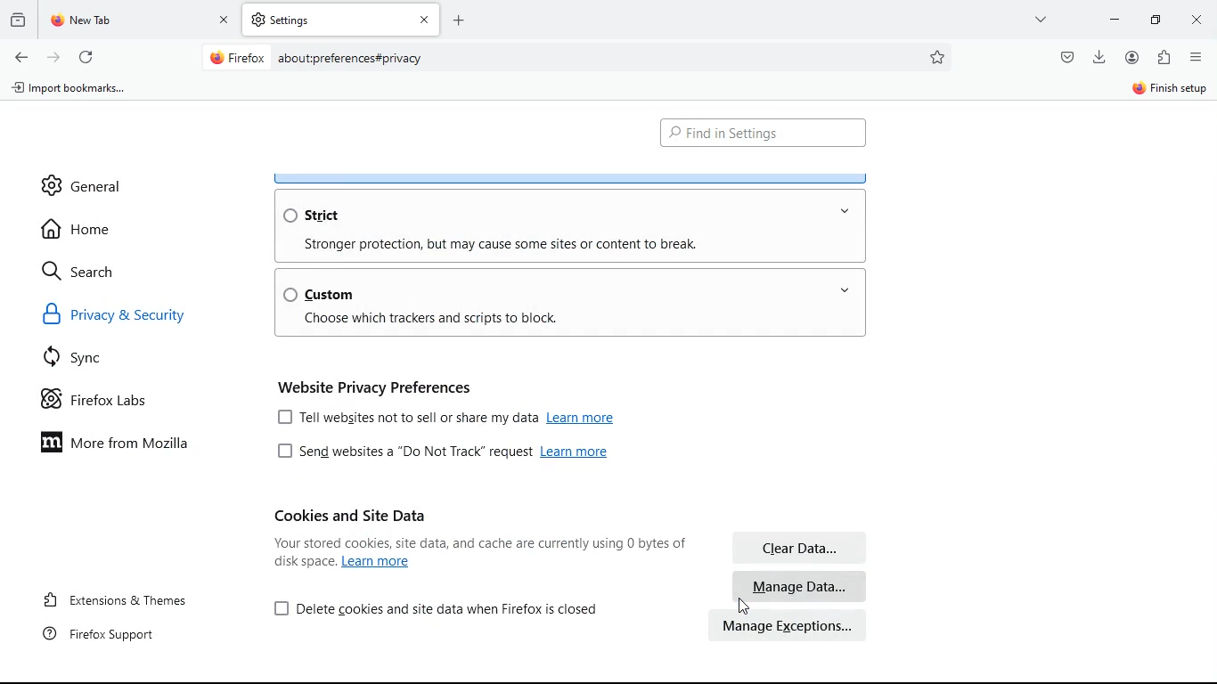 The image size is (1217, 684). What do you see at coordinates (848, 212) in the screenshot?
I see `open` at bounding box center [848, 212].